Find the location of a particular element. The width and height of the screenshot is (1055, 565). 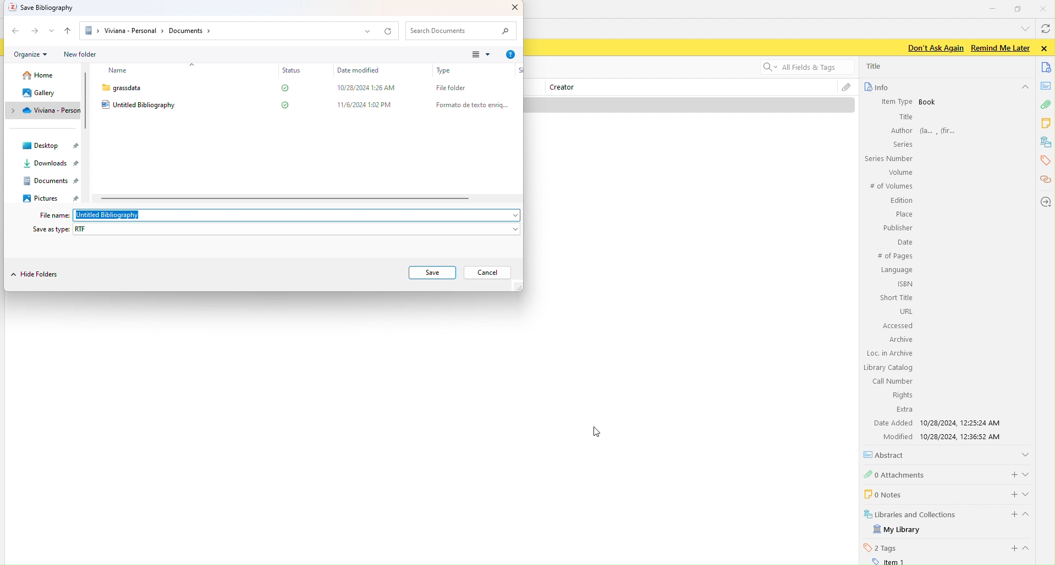

Loc. in Archive is located at coordinates (890, 353).